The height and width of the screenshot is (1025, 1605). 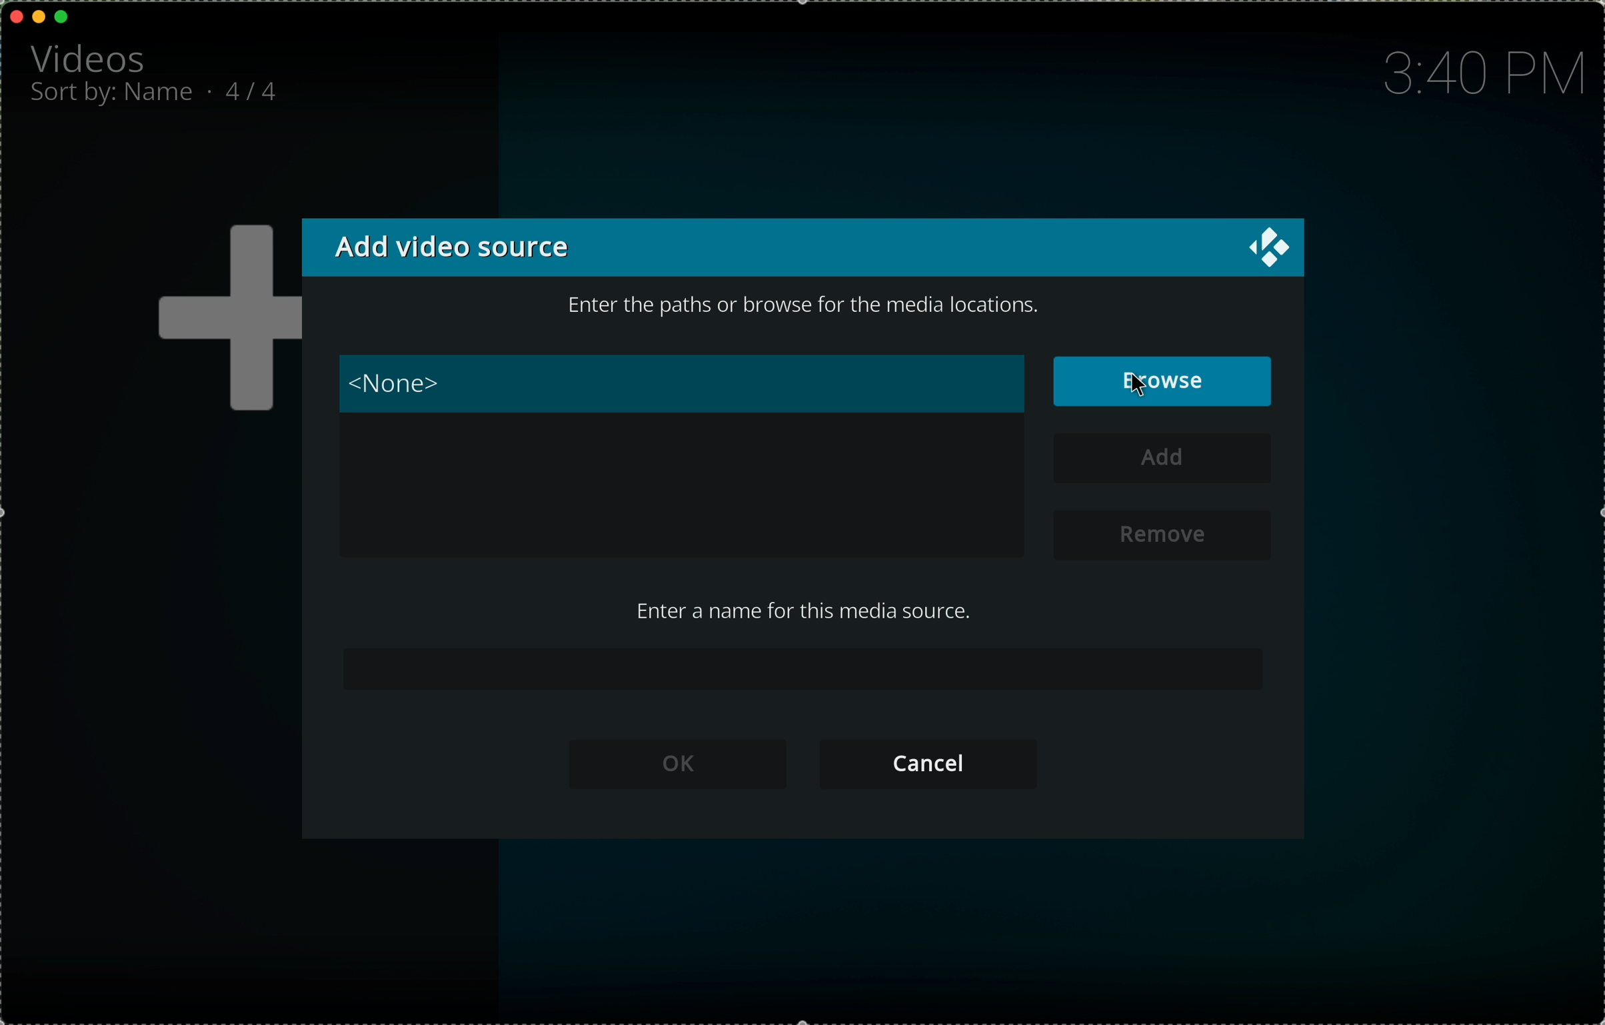 I want to click on minimise, so click(x=39, y=15).